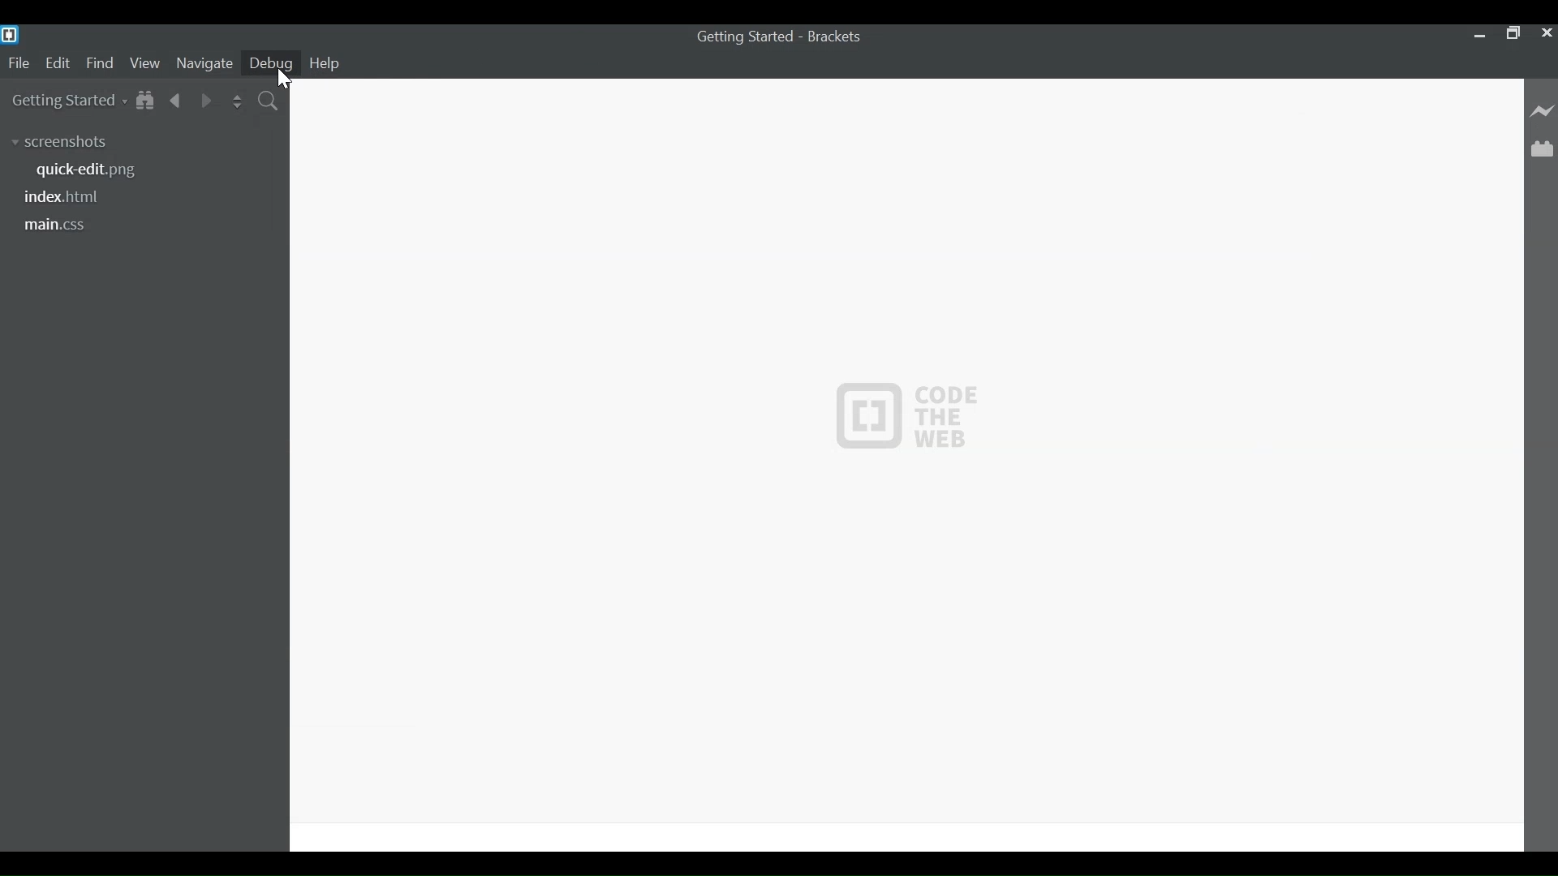 This screenshot has width=1558, height=876. What do you see at coordinates (61, 62) in the screenshot?
I see `Edit` at bounding box center [61, 62].